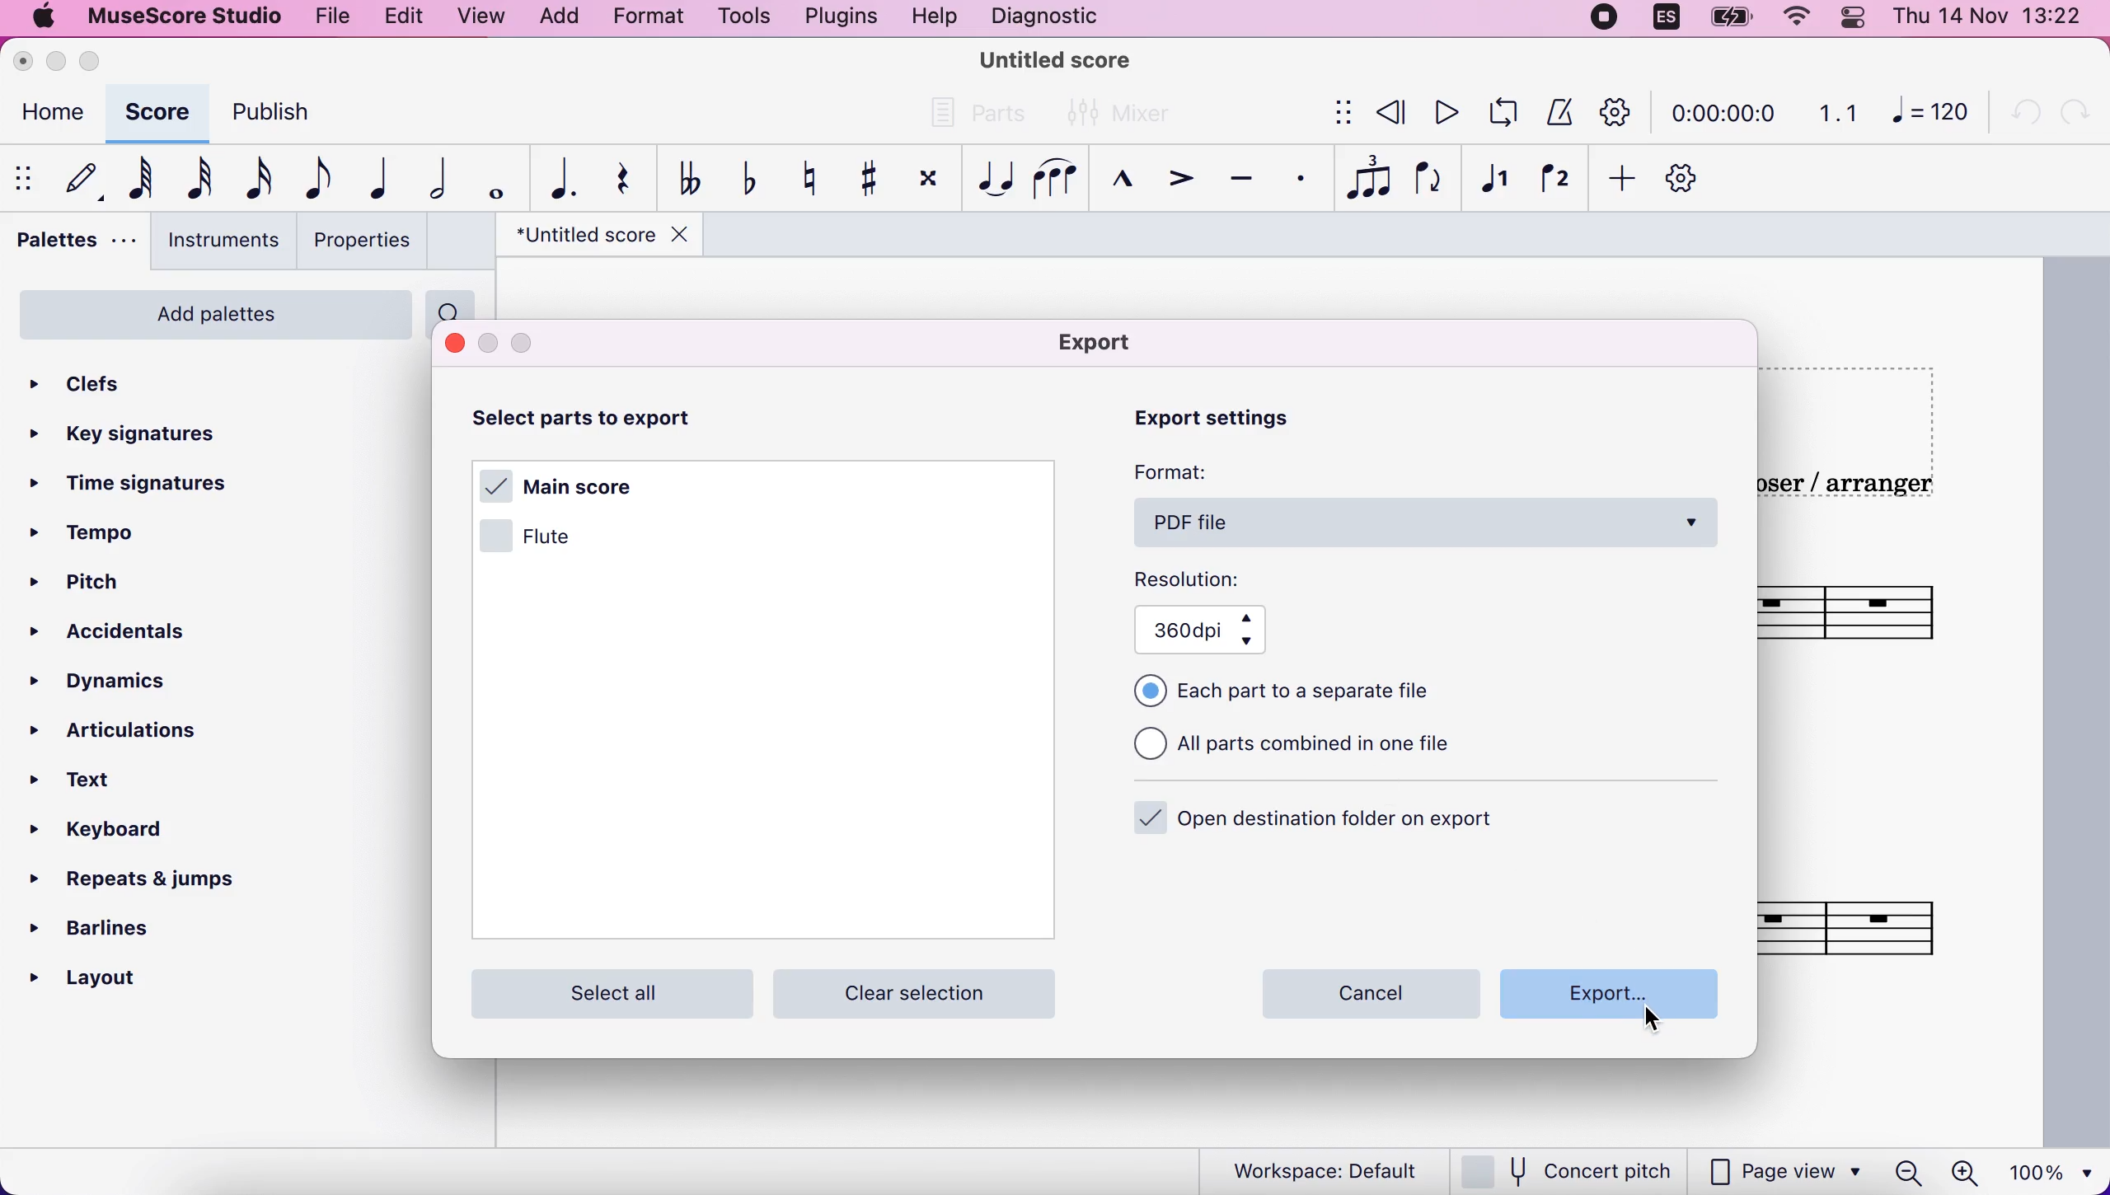 The height and width of the screenshot is (1195, 2110). What do you see at coordinates (1854, 21) in the screenshot?
I see `panel control` at bounding box center [1854, 21].